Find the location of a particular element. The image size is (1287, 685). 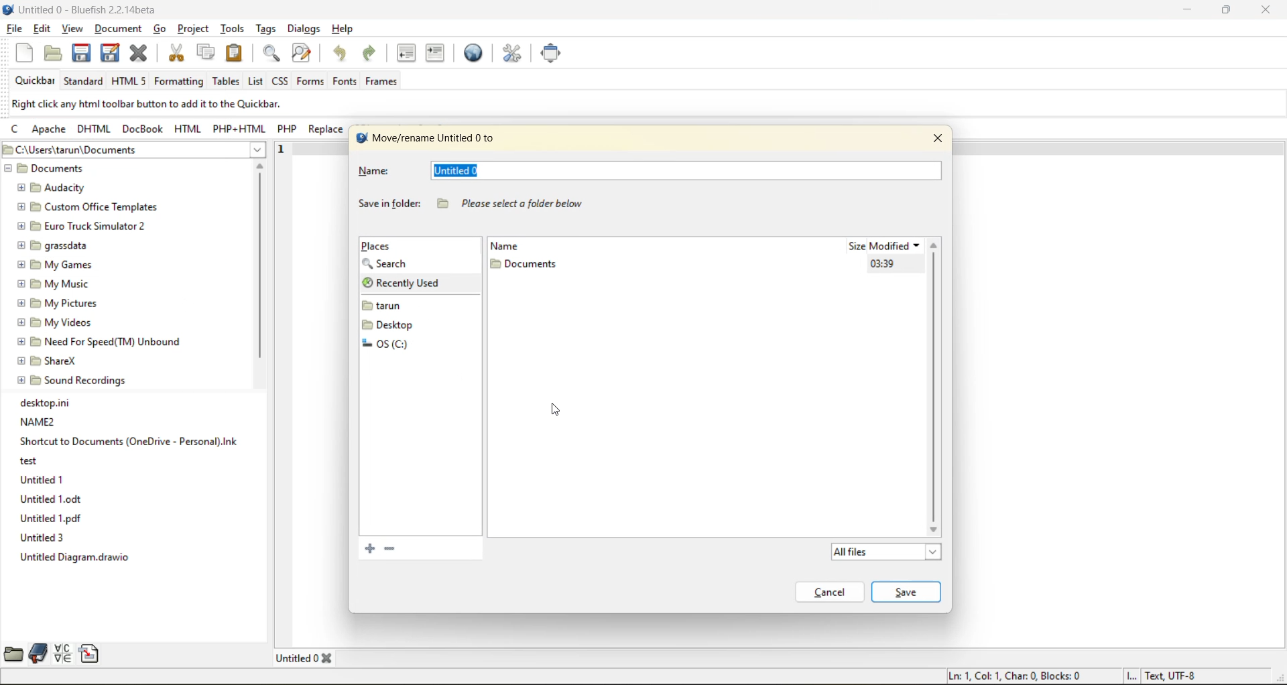

Shortcut to Documents (OneDrive-Personal).Ink is located at coordinates (127, 440).